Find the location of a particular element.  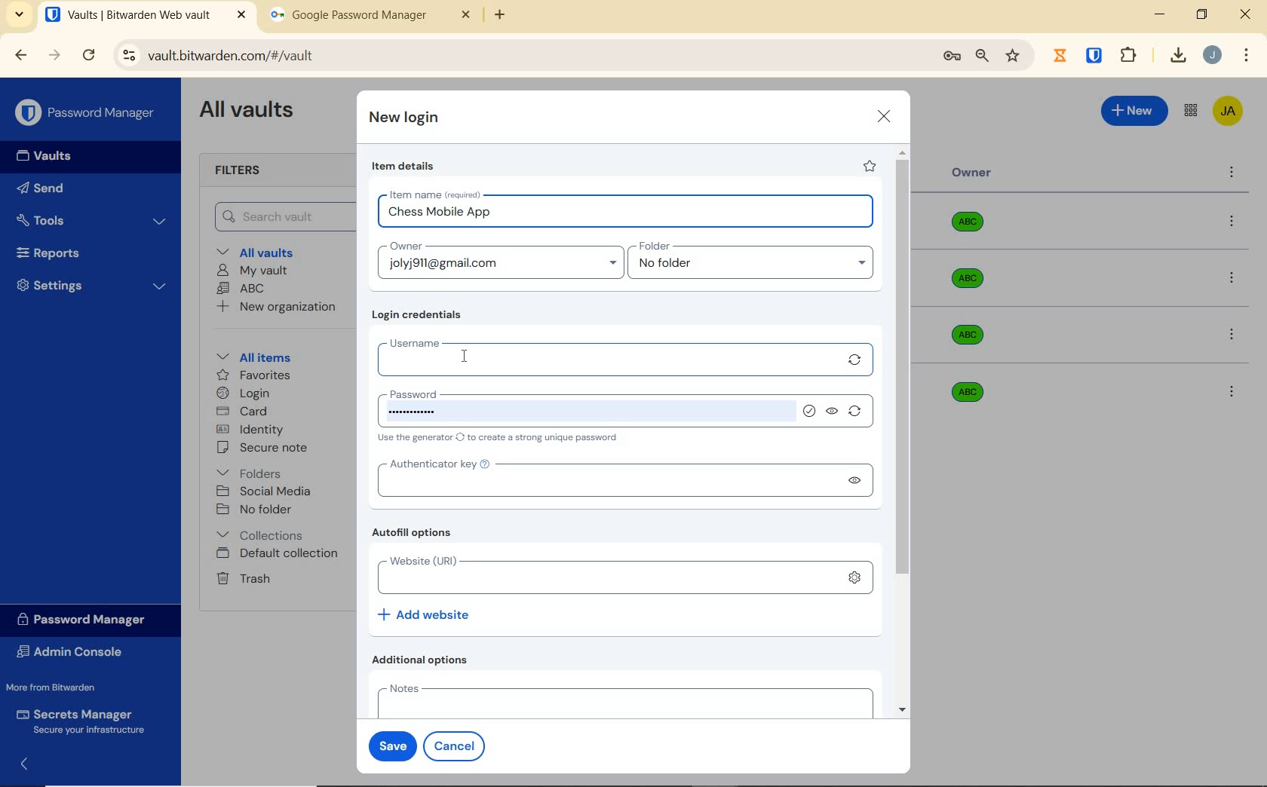

option is located at coordinates (1235, 280).